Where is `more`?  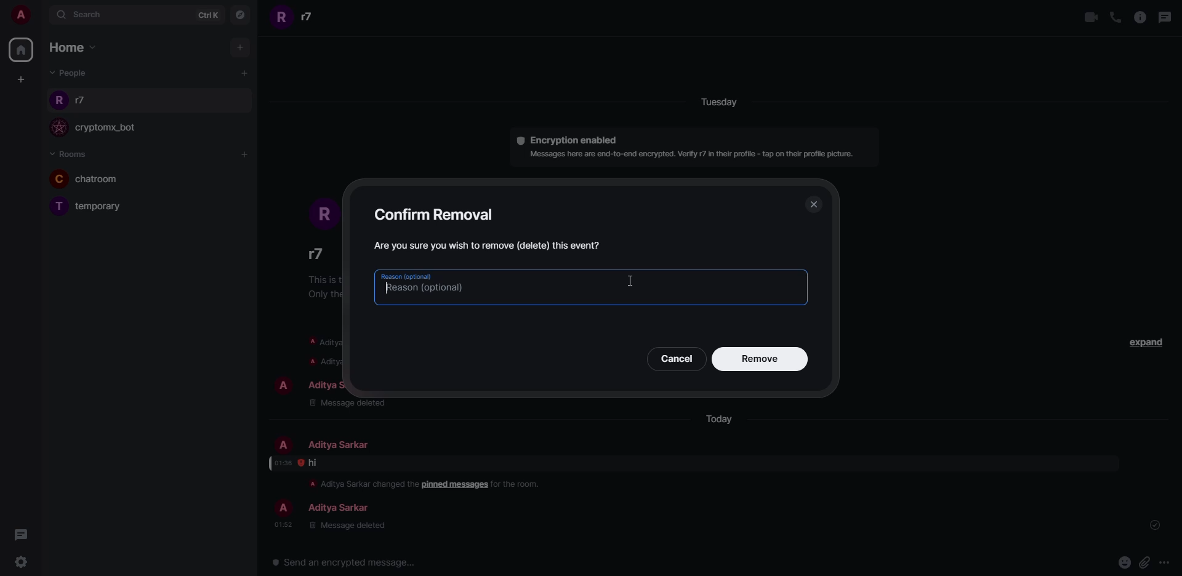
more is located at coordinates (1164, 563).